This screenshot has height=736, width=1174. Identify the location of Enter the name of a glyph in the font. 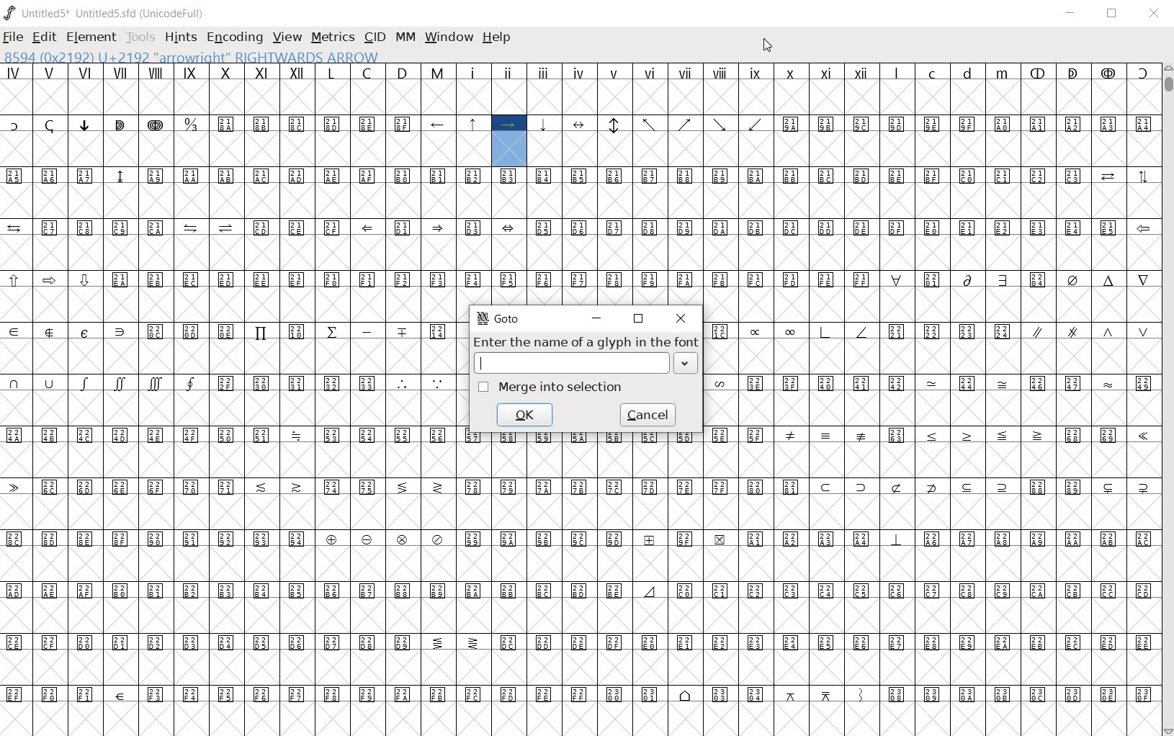
(586, 343).